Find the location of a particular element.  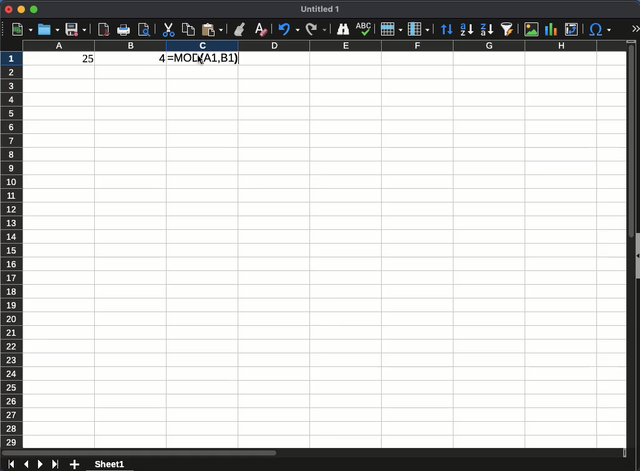

clone formatting is located at coordinates (239, 29).